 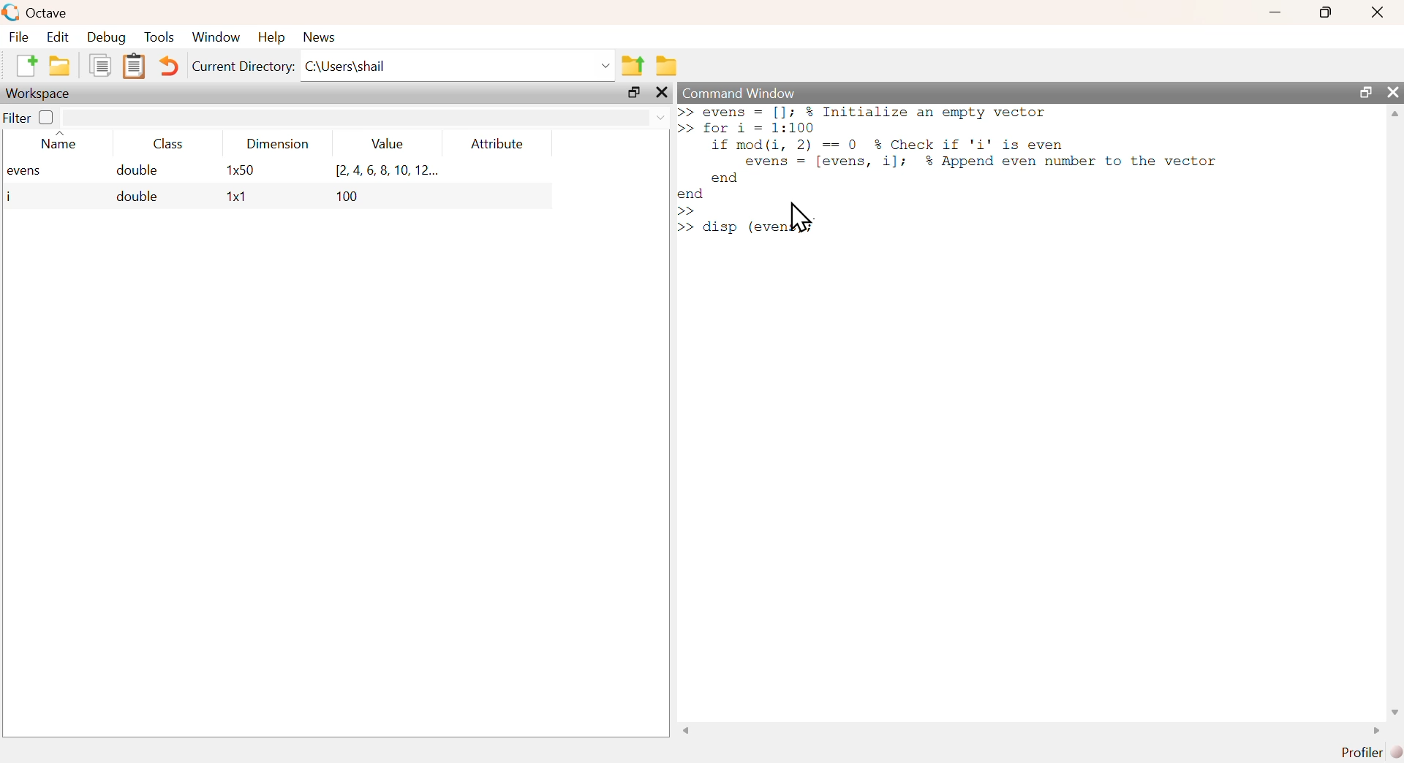 What do you see at coordinates (950, 196) in the screenshot?
I see `commands` at bounding box center [950, 196].